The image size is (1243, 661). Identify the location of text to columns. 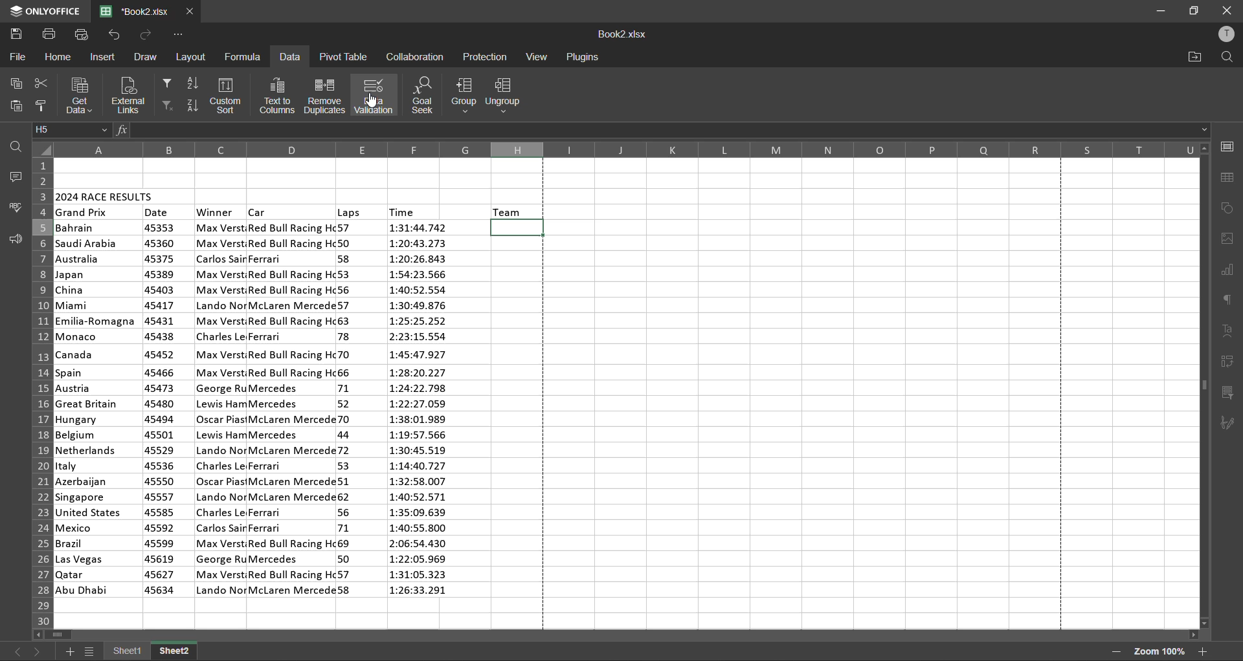
(276, 96).